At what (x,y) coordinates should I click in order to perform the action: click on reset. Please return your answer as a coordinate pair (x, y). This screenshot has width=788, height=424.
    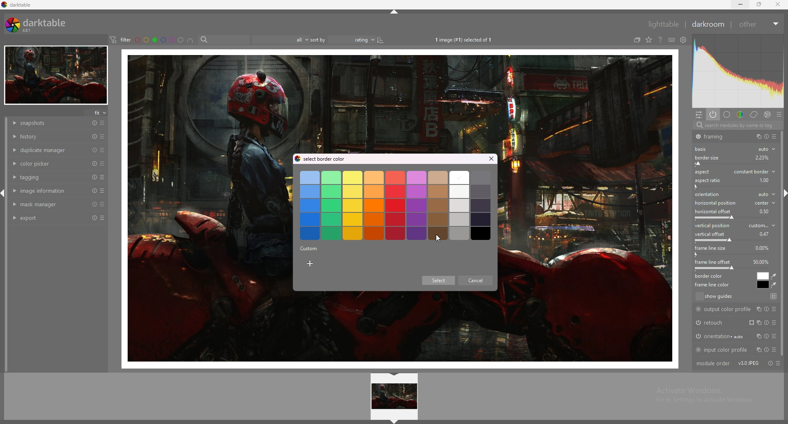
    Looking at the image, I should click on (94, 150).